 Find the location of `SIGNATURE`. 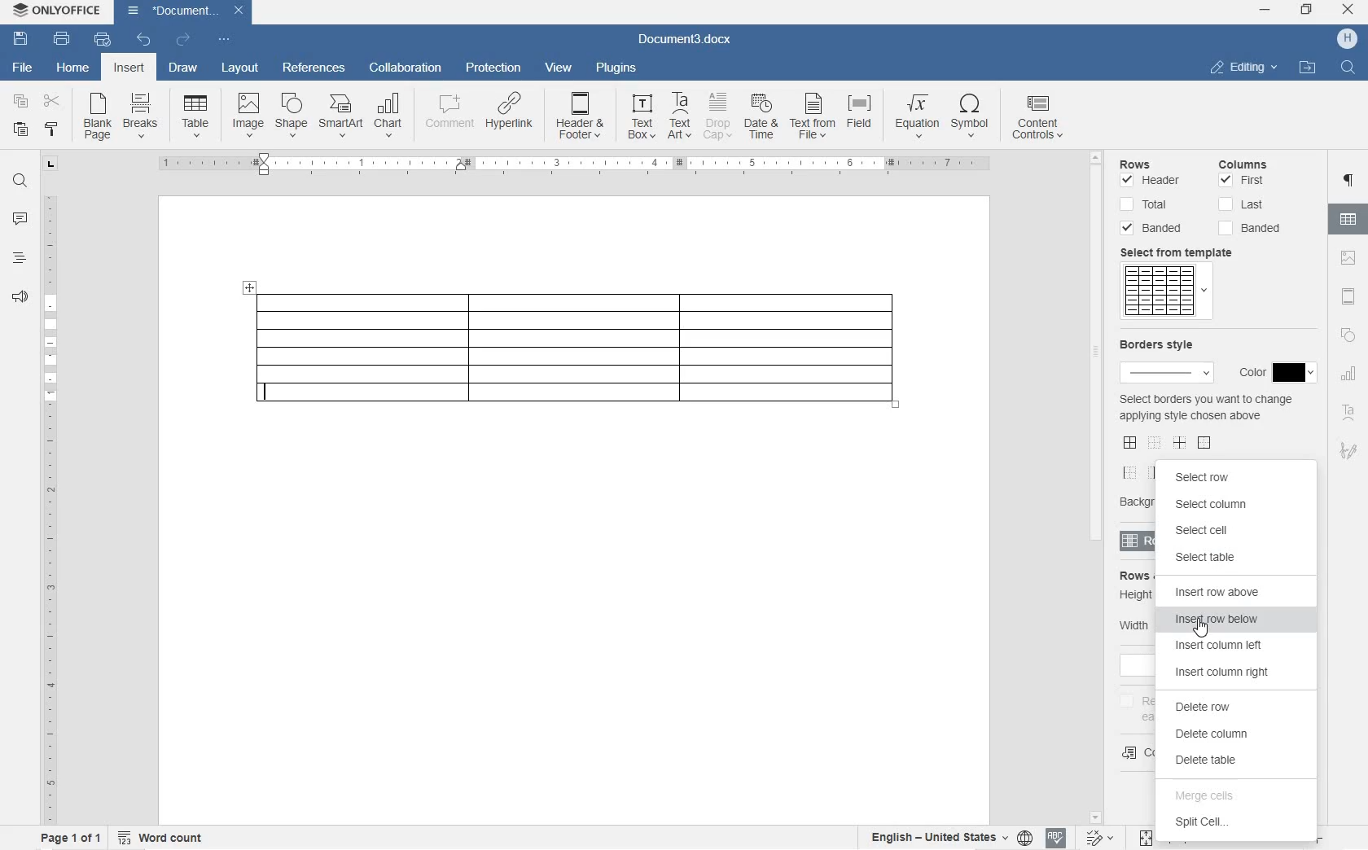

SIGNATURE is located at coordinates (1348, 447).